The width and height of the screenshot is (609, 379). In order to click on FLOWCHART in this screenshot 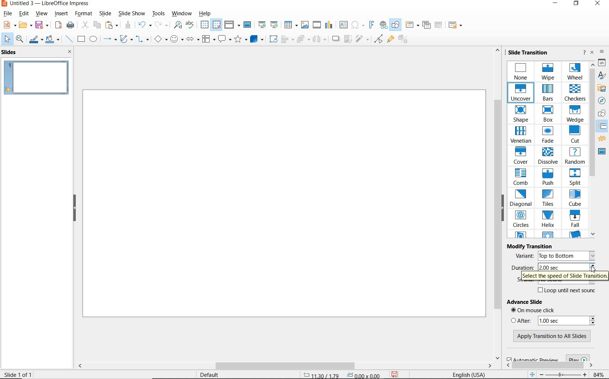, I will do `click(208, 40)`.